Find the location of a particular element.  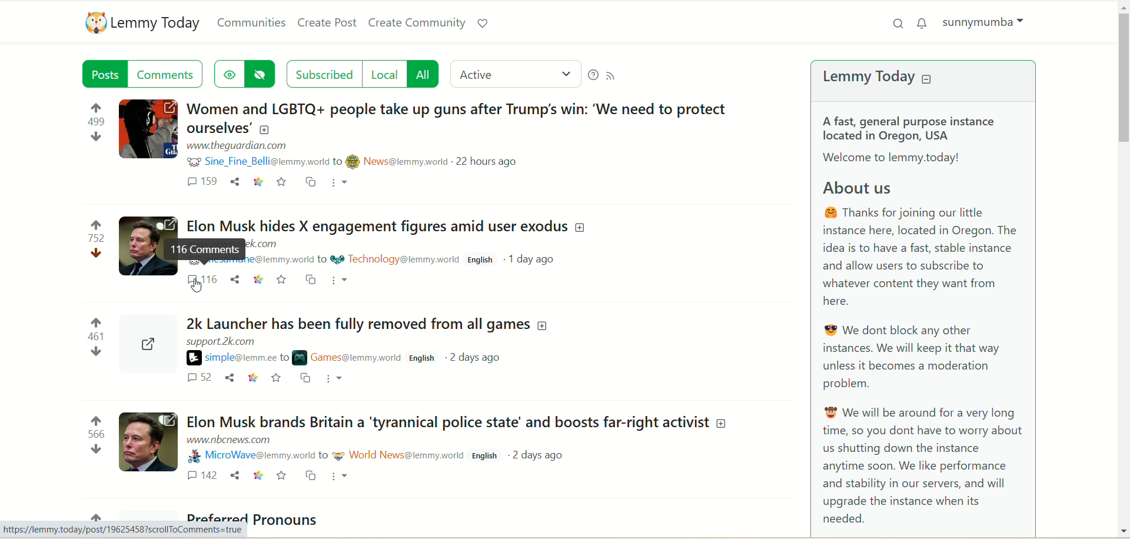

comment 116 is located at coordinates (202, 278).